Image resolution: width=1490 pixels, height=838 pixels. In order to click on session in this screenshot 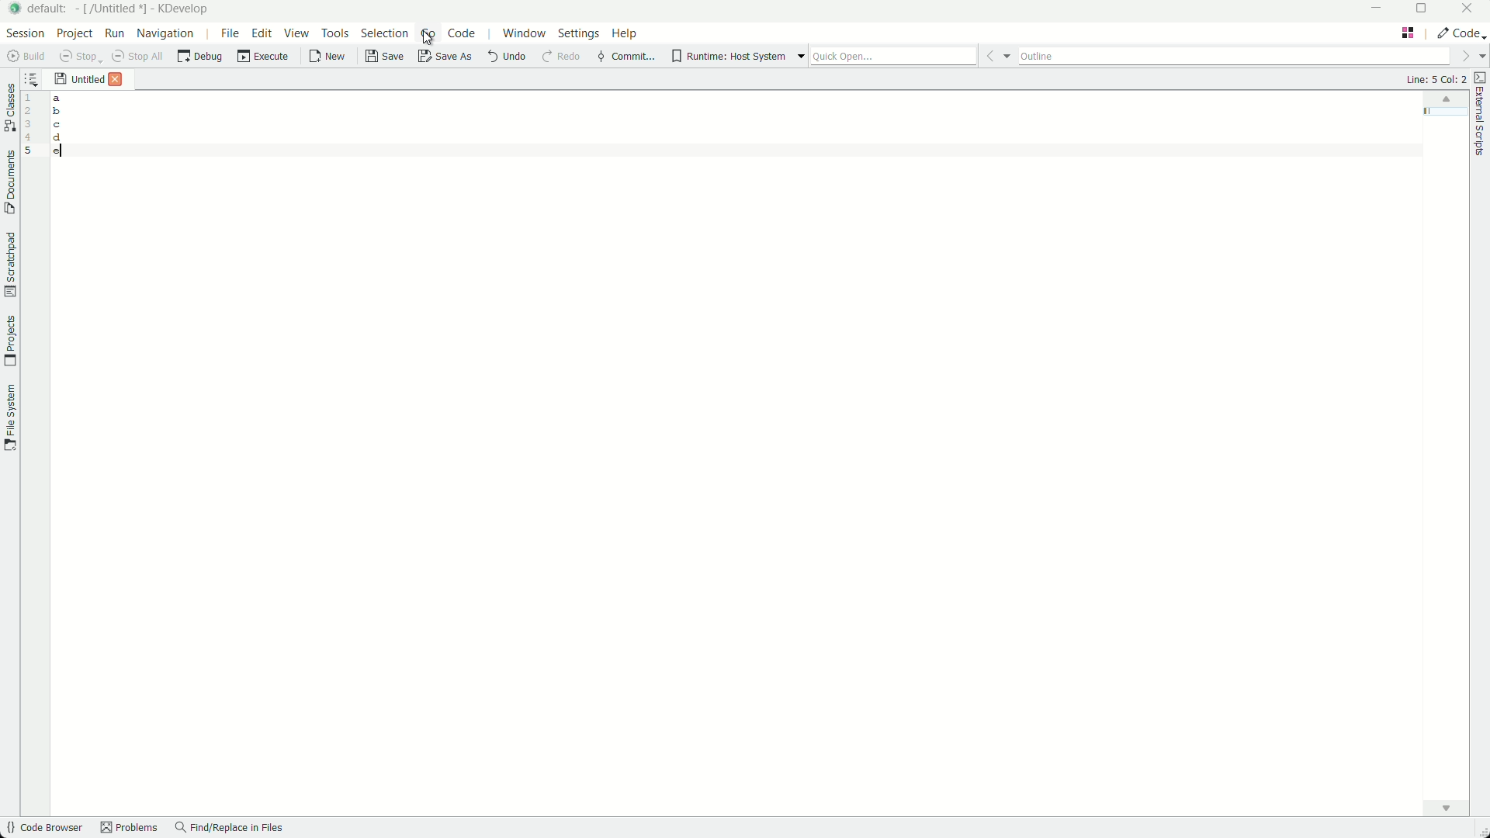, I will do `click(26, 34)`.